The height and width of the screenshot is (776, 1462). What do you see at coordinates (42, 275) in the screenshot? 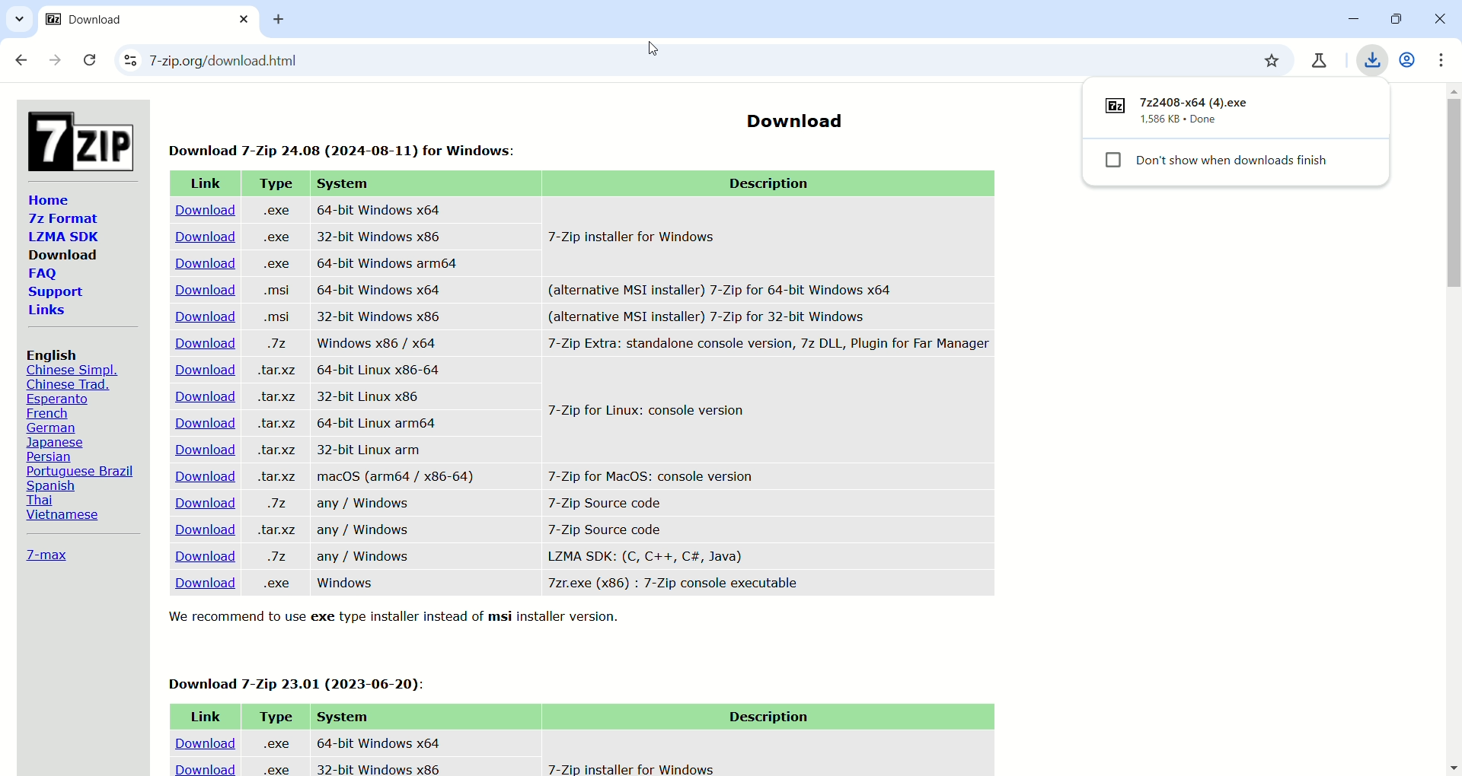
I see `FAQ` at bounding box center [42, 275].